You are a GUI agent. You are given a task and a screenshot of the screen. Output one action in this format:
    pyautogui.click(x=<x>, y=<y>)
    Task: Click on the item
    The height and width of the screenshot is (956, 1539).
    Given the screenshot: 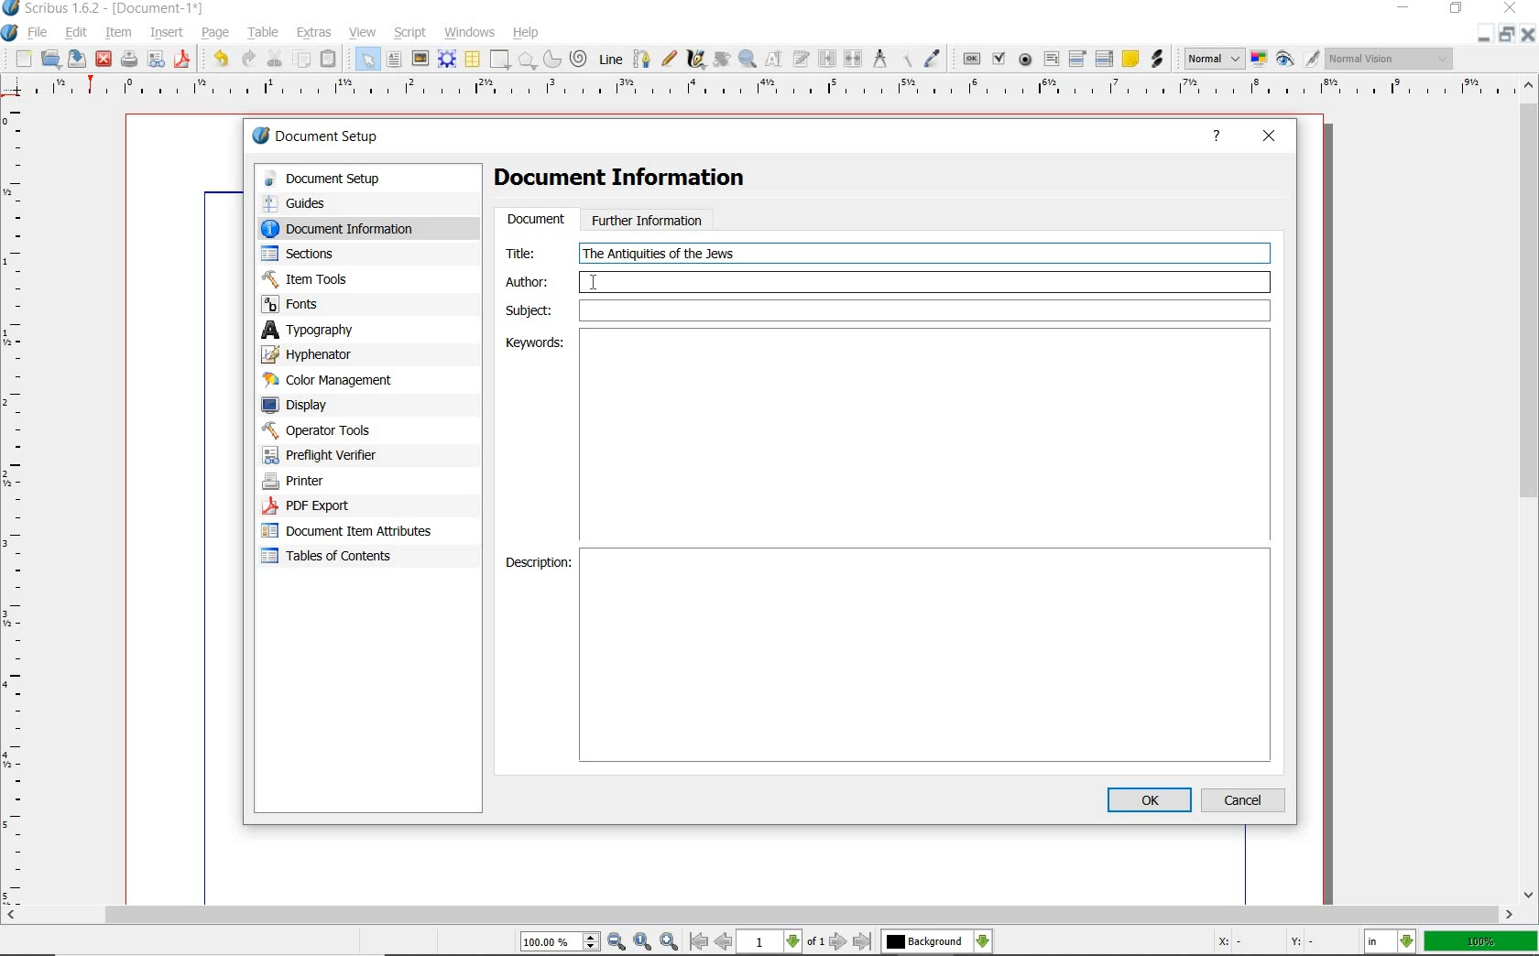 What is the action you would take?
    pyautogui.click(x=119, y=34)
    